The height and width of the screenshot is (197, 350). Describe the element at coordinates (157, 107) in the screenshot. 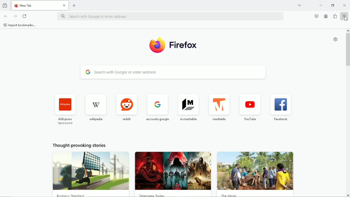

I see `accounts google` at that location.